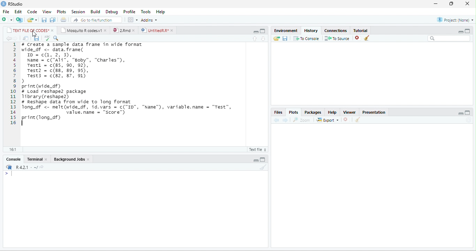 The image size is (476, 251). What do you see at coordinates (13, 159) in the screenshot?
I see `Console` at bounding box center [13, 159].